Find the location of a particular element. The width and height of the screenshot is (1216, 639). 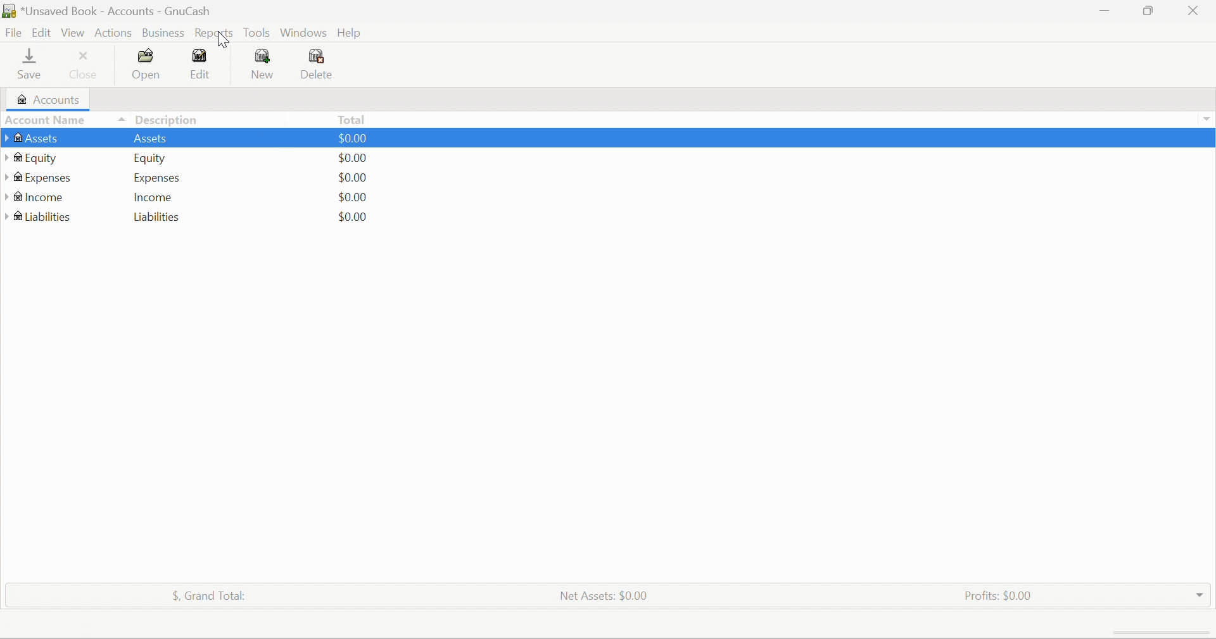

$0.00 is located at coordinates (351, 159).